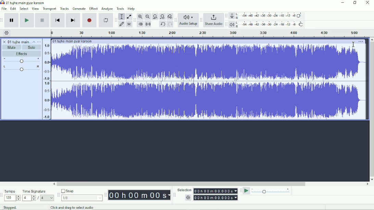 This screenshot has height=210, width=374. I want to click on Horizontal scrollbar, so click(211, 184).